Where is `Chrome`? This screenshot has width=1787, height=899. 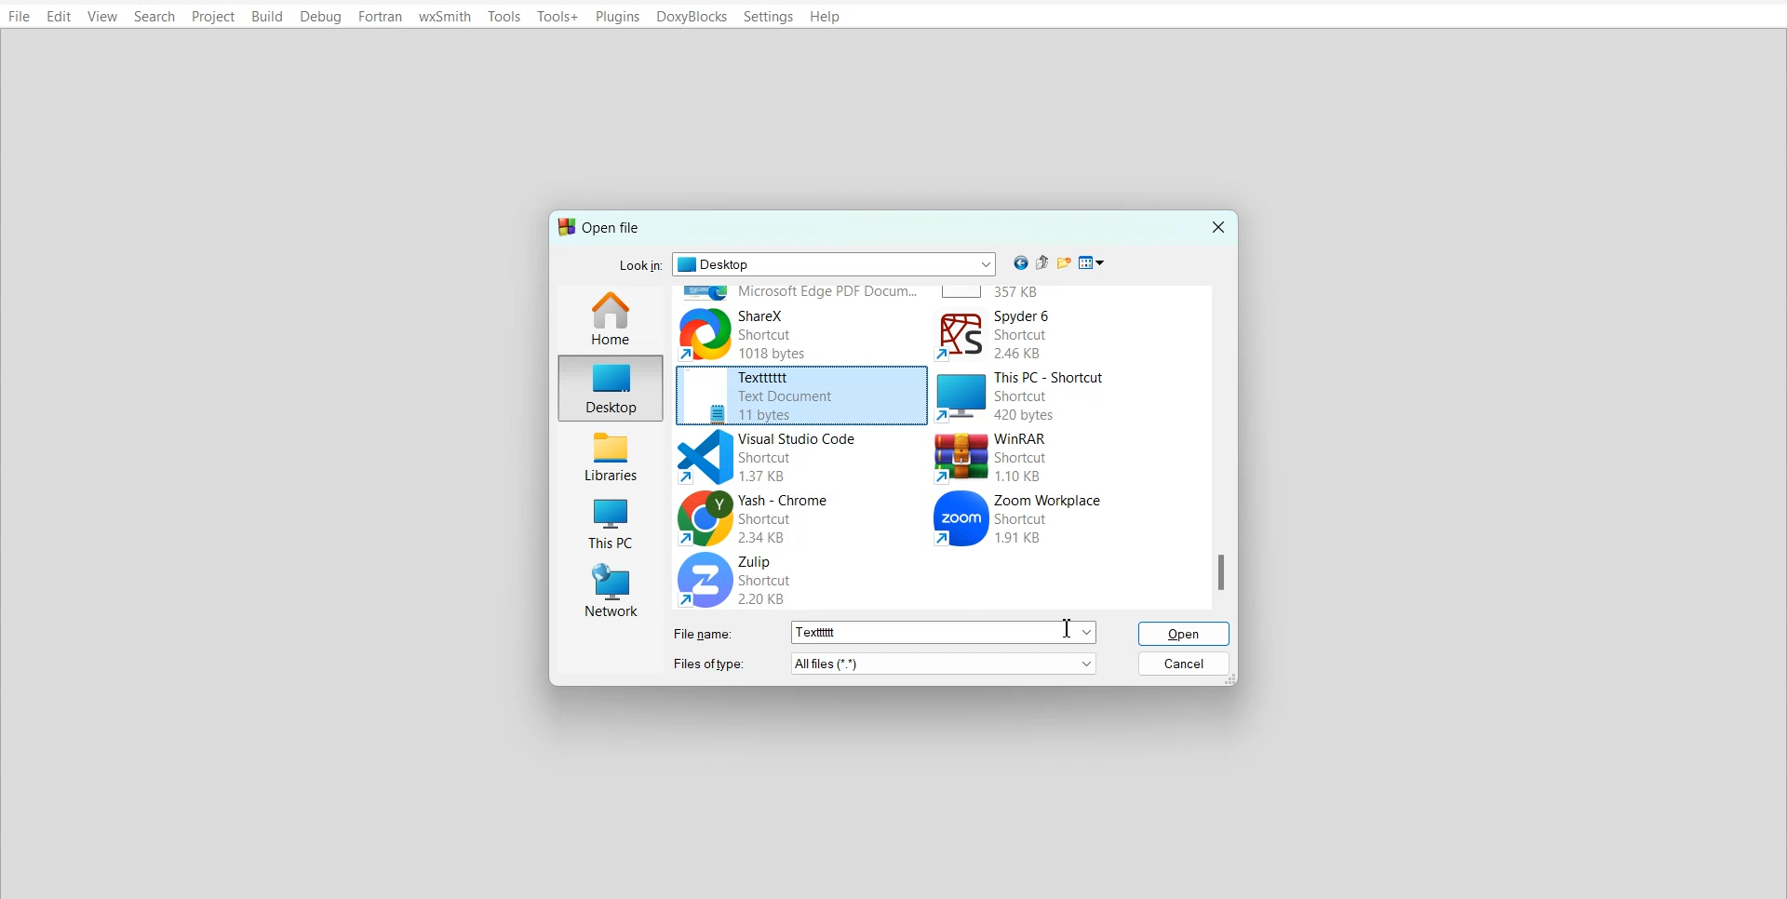 Chrome is located at coordinates (781, 518).